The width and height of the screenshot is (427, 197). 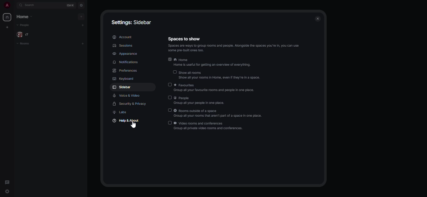 What do you see at coordinates (206, 126) in the screenshot?
I see `Video rooms and conferences group all private video rooms and conferences.` at bounding box center [206, 126].